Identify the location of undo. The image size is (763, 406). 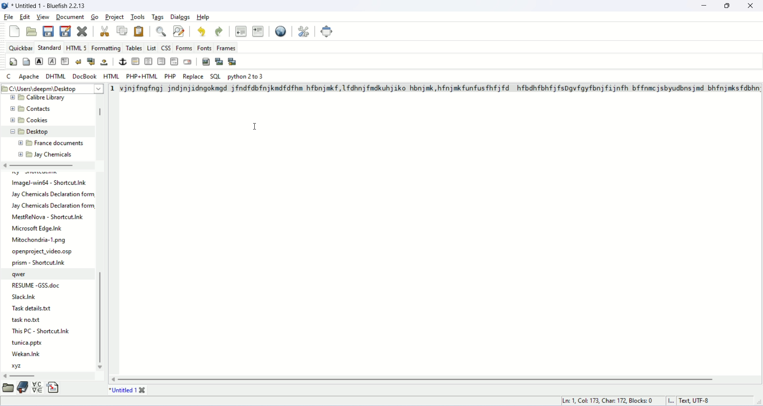
(202, 31).